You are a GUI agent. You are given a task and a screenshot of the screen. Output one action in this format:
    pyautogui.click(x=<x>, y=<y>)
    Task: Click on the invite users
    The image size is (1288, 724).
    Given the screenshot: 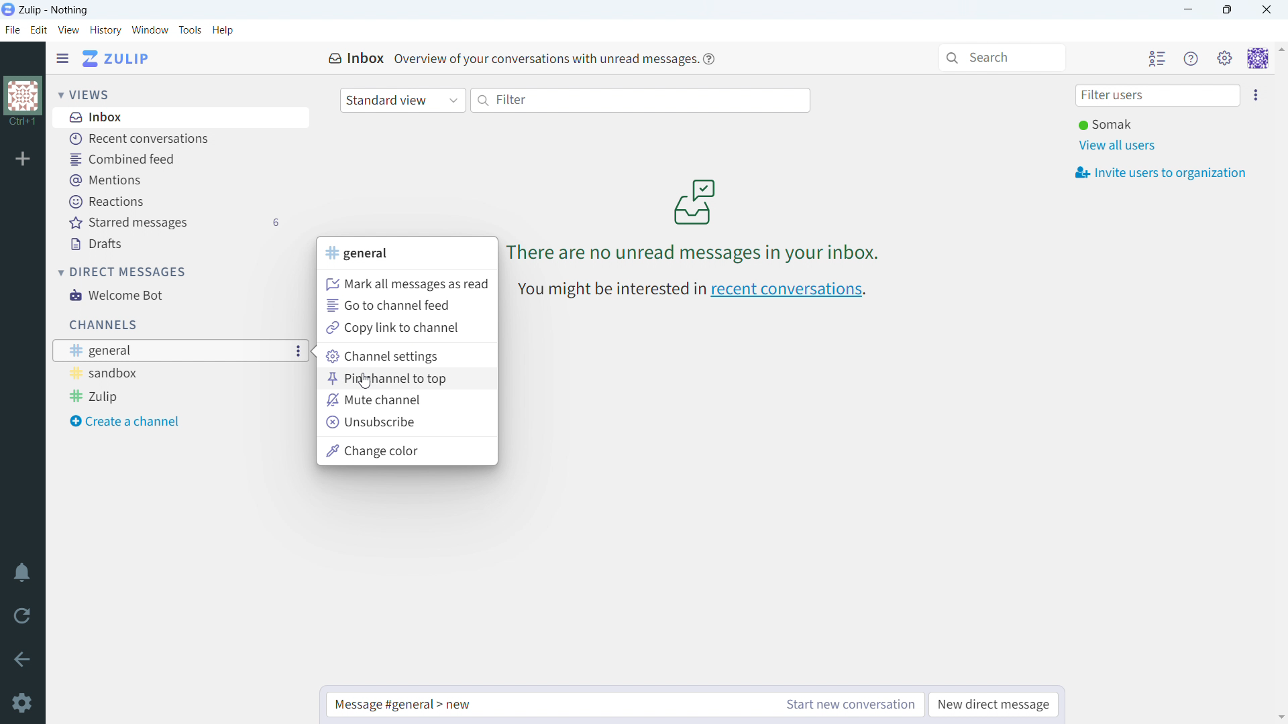 What is the action you would take?
    pyautogui.click(x=1161, y=172)
    